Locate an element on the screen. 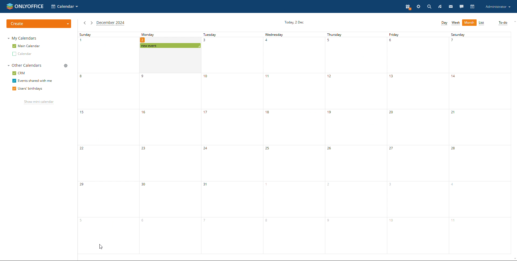  thursday is located at coordinates (169, 144).